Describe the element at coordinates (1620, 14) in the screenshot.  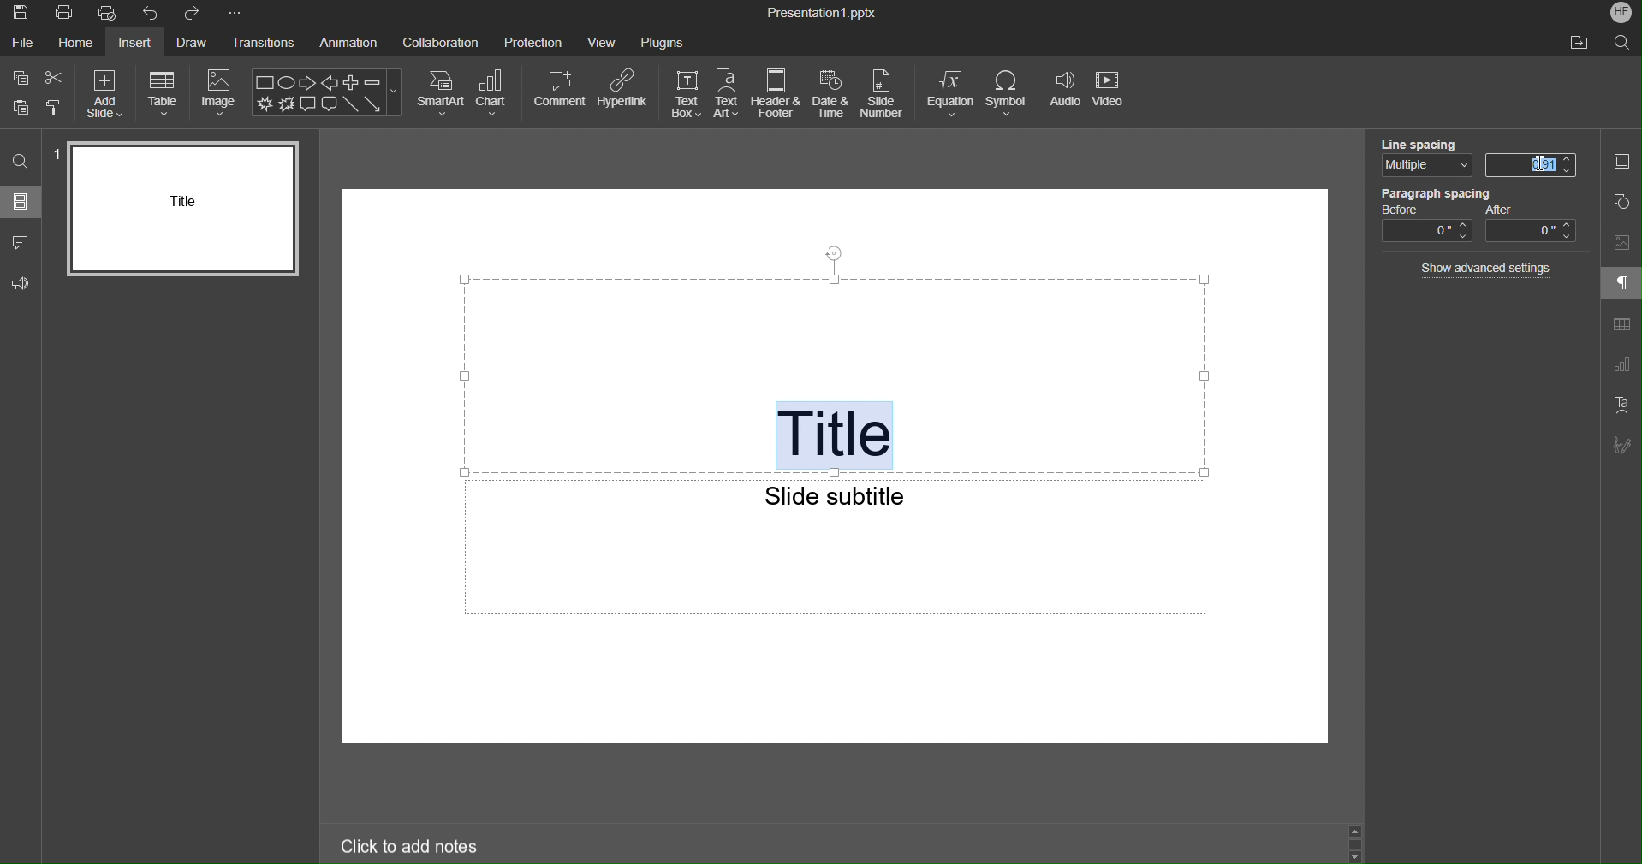
I see `HF` at that location.